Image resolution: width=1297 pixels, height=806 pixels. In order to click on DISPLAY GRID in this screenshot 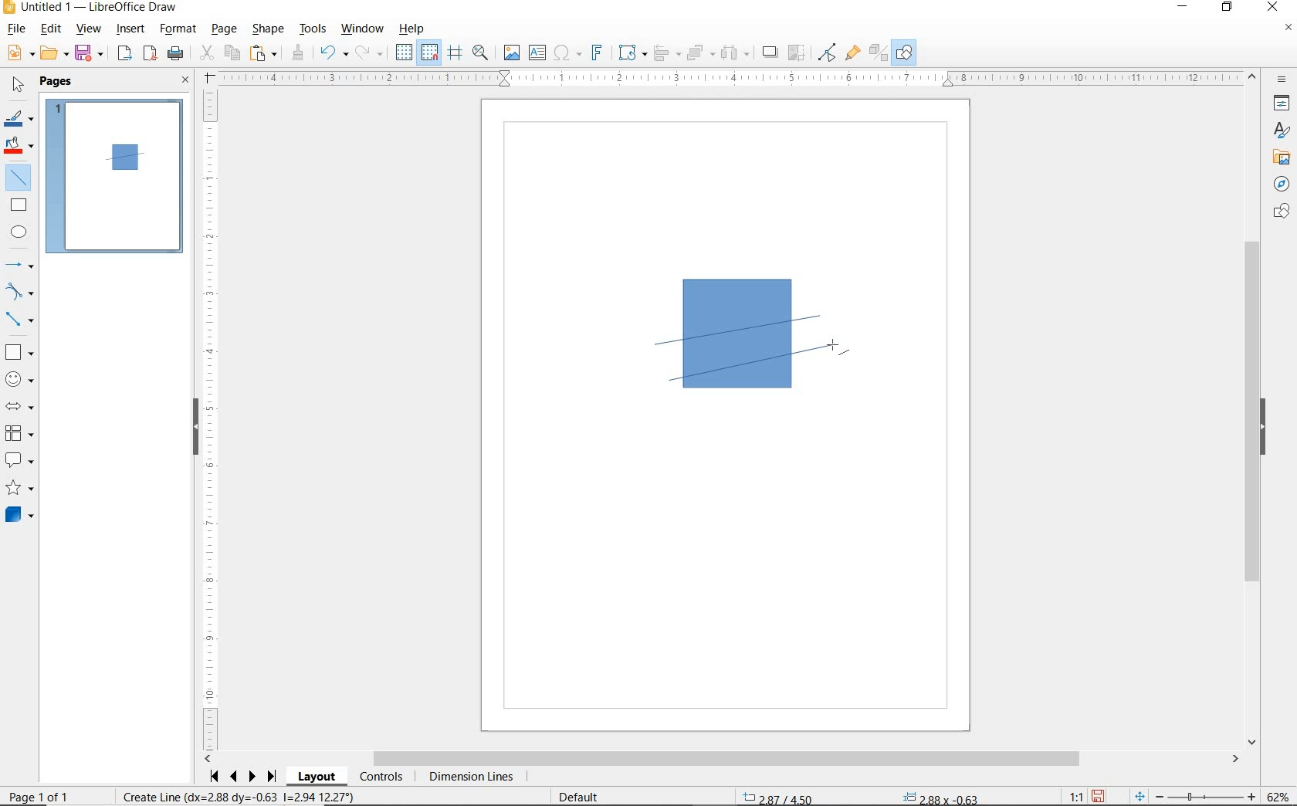, I will do `click(405, 53)`.